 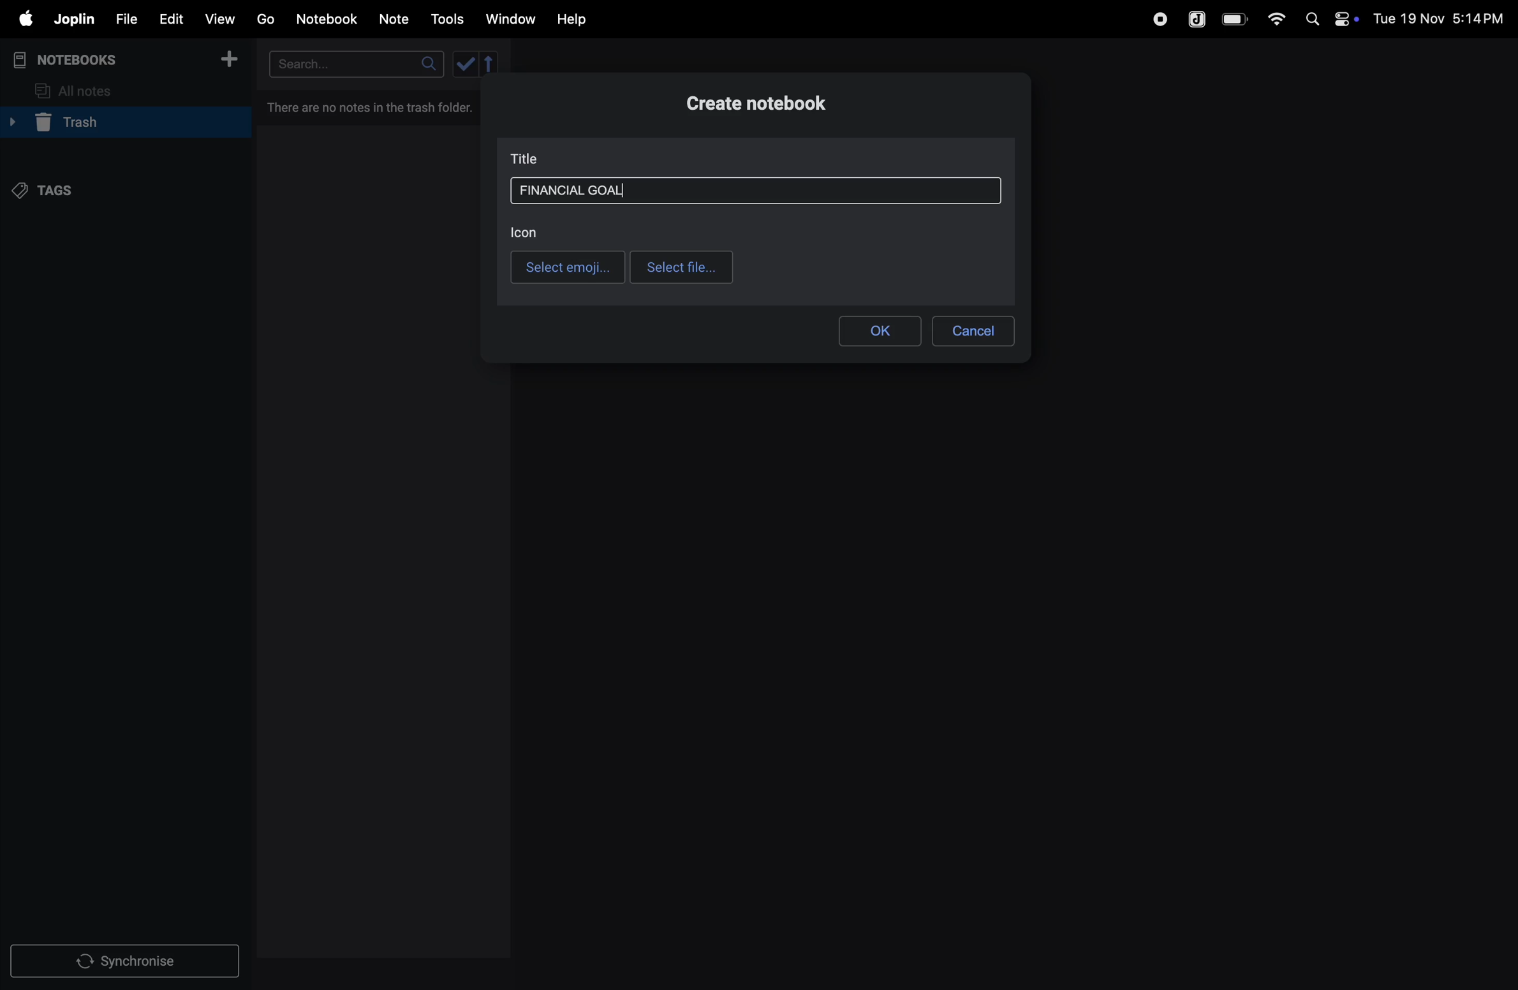 I want to click on search, so click(x=358, y=63).